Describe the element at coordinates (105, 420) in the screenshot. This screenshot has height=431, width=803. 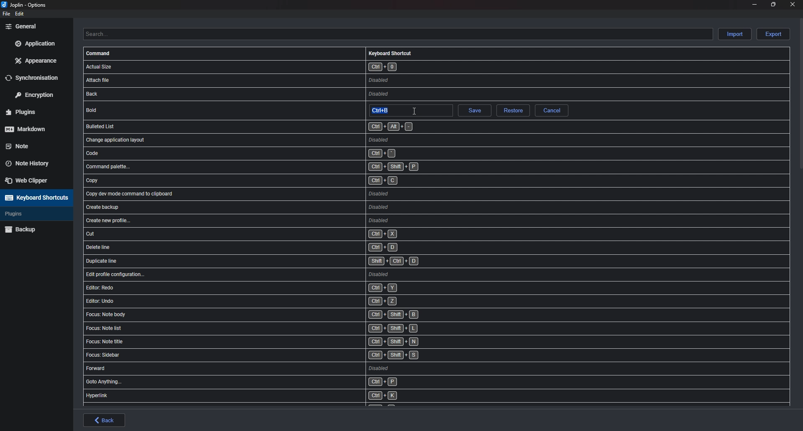
I see `back` at that location.